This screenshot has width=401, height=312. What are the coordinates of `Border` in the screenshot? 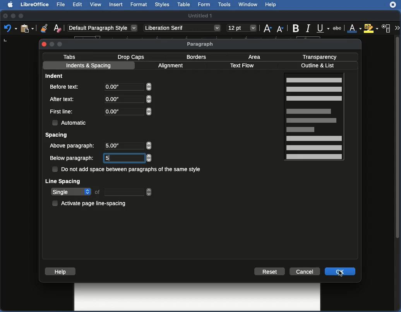 It's located at (197, 57).